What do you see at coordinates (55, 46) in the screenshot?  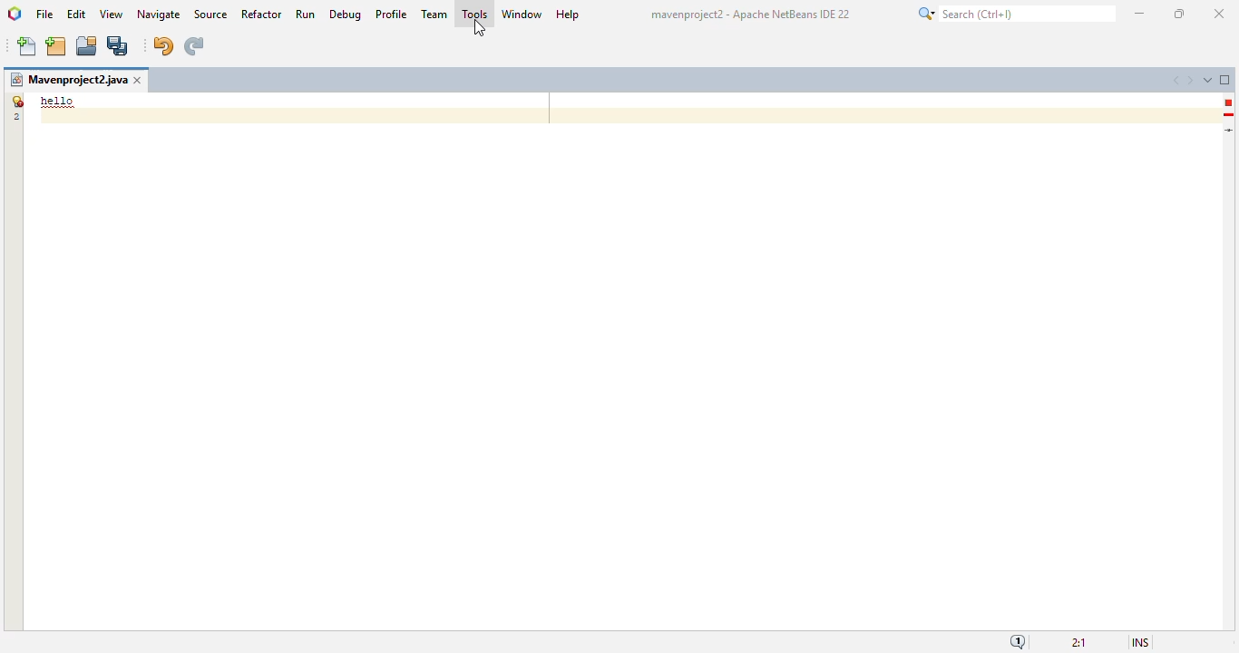 I see `new project` at bounding box center [55, 46].